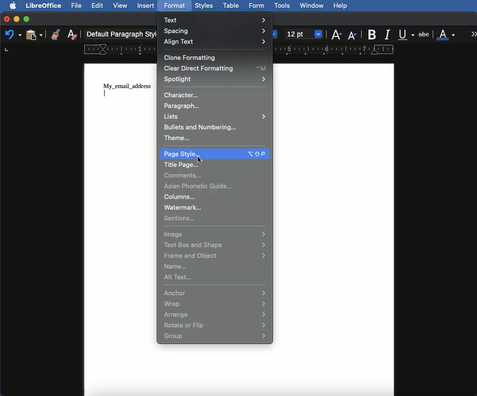  Describe the element at coordinates (34, 34) in the screenshot. I see `Clipboard` at that location.